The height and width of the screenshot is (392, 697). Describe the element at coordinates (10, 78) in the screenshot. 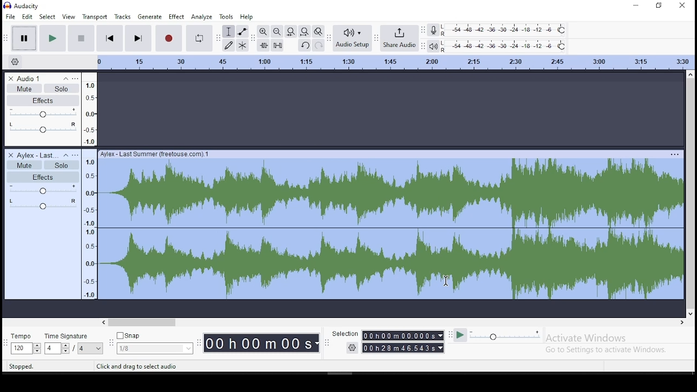

I see `delete track` at that location.